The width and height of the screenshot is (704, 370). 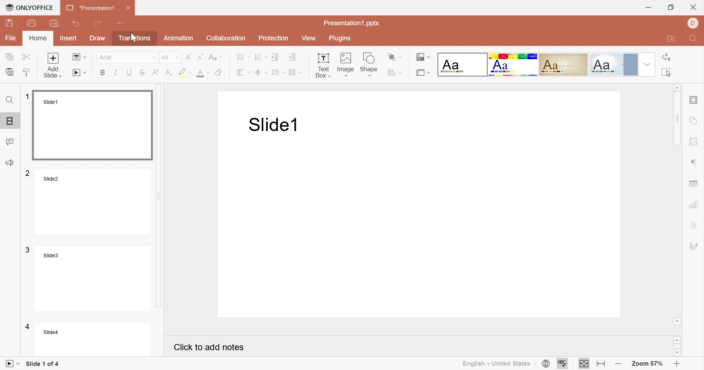 What do you see at coordinates (613, 64) in the screenshot?
I see `Official` at bounding box center [613, 64].